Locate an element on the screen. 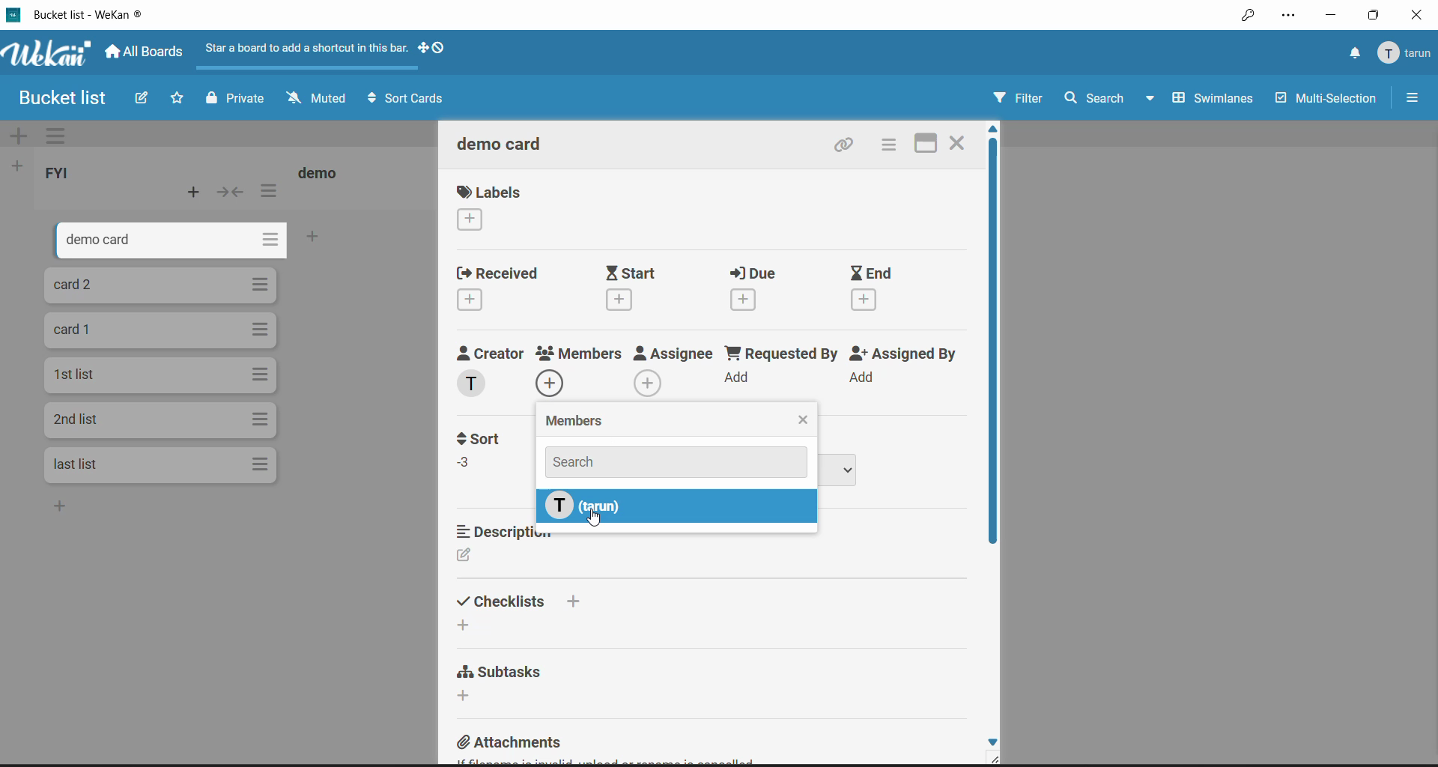 This screenshot has height=767, width=1438. card bottom of list is located at coordinates (88, 507).